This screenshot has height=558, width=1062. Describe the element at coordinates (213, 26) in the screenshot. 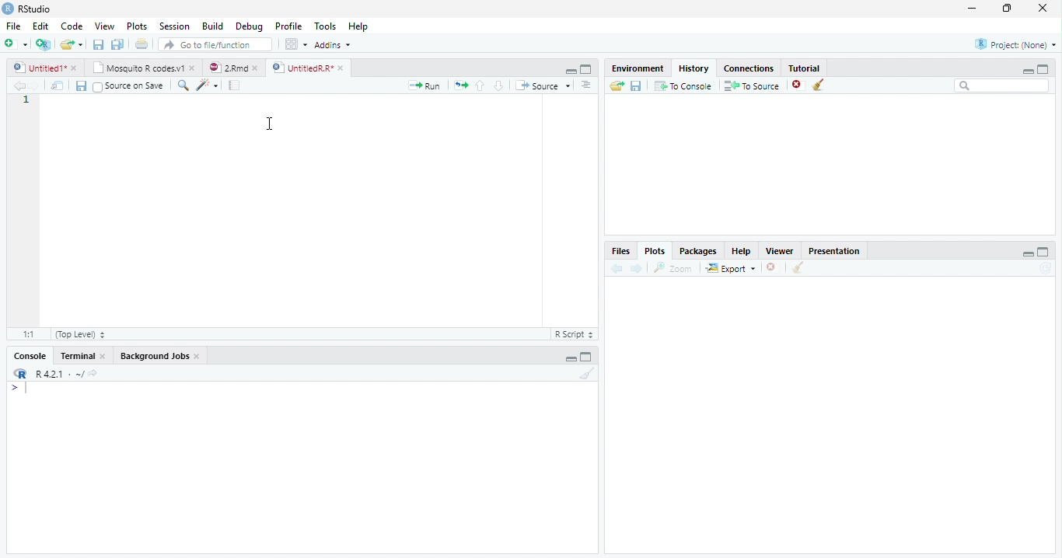

I see `Build` at that location.